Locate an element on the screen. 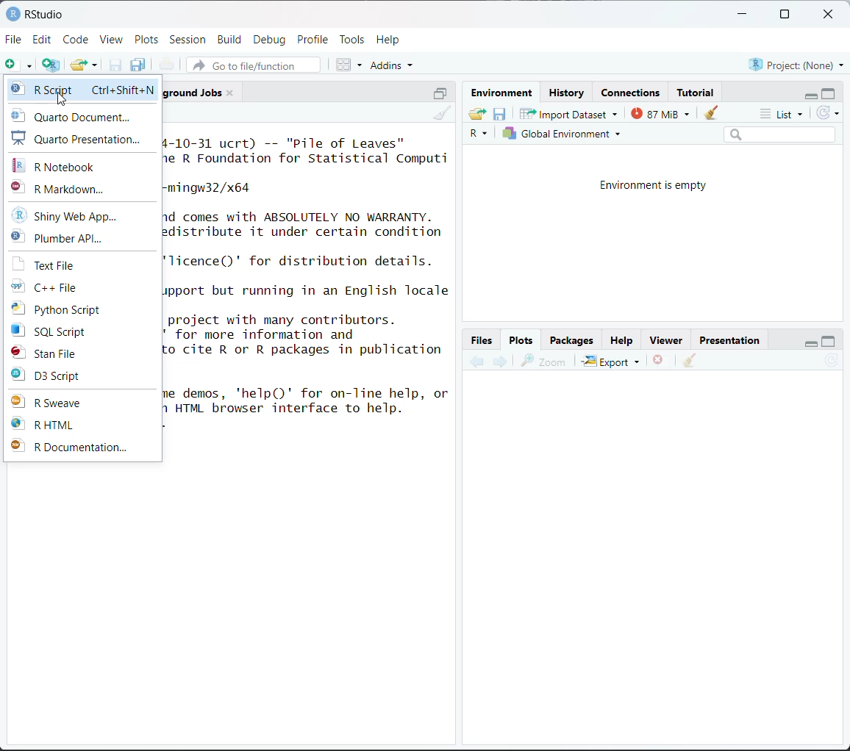  clear objects from workspace is located at coordinates (712, 110).